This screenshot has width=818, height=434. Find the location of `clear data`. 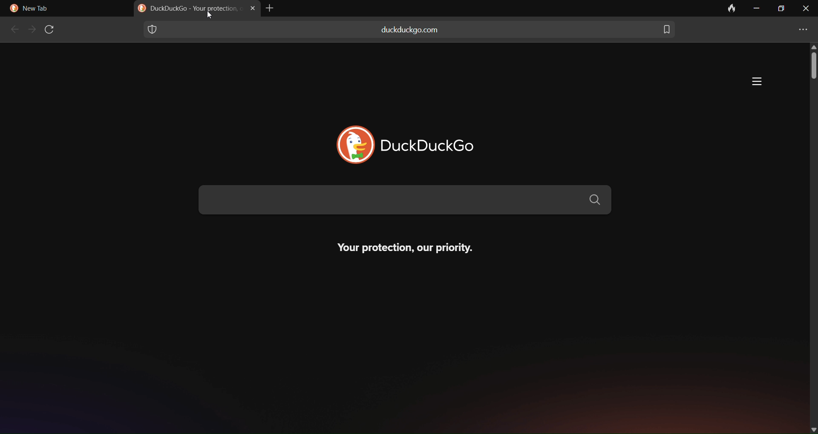

clear data is located at coordinates (723, 9).